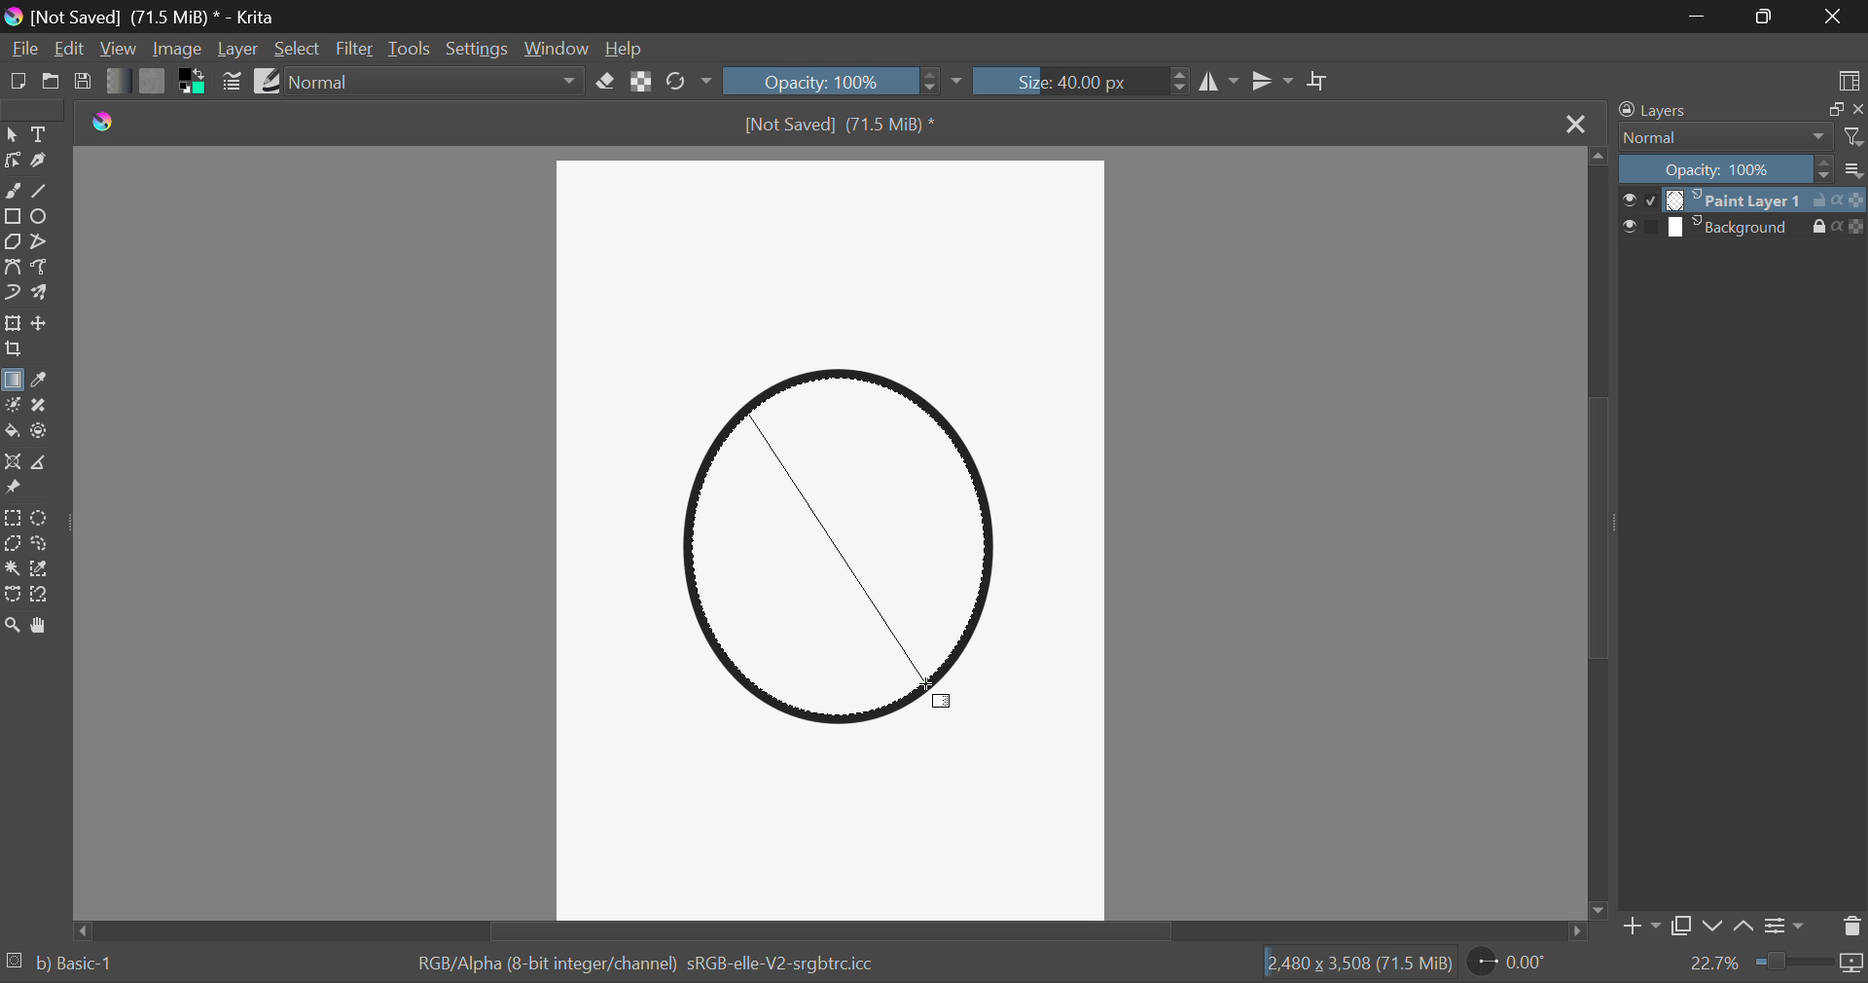  Describe the element at coordinates (45, 245) in the screenshot. I see `Polyline` at that location.